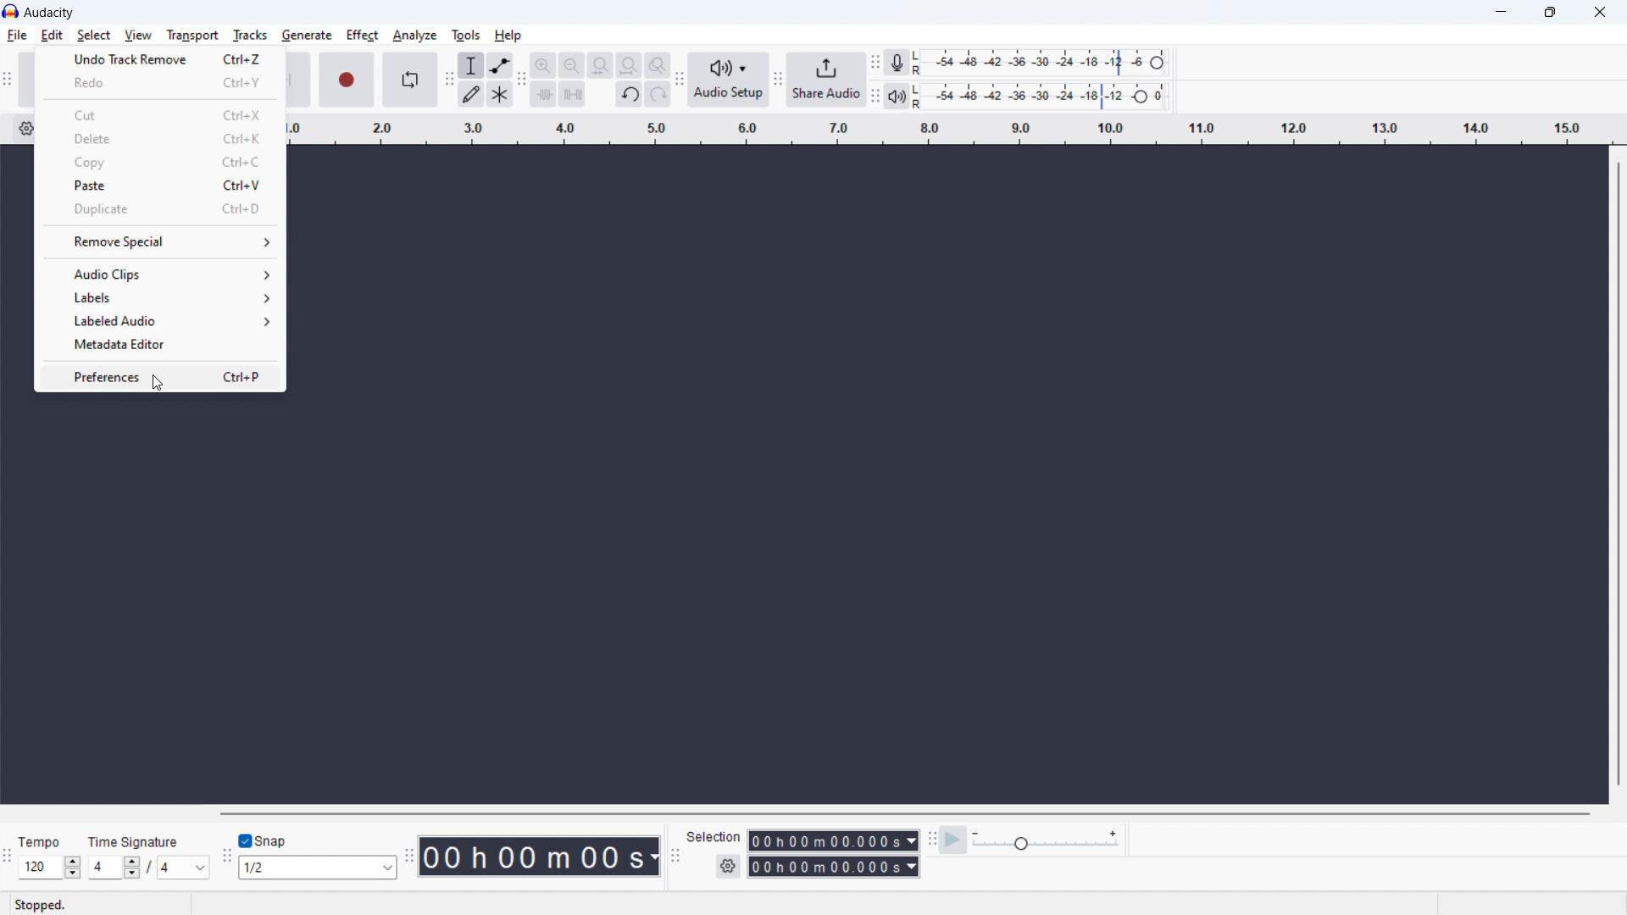 This screenshot has height=915, width=1627. What do you see at coordinates (630, 95) in the screenshot?
I see `undo` at bounding box center [630, 95].